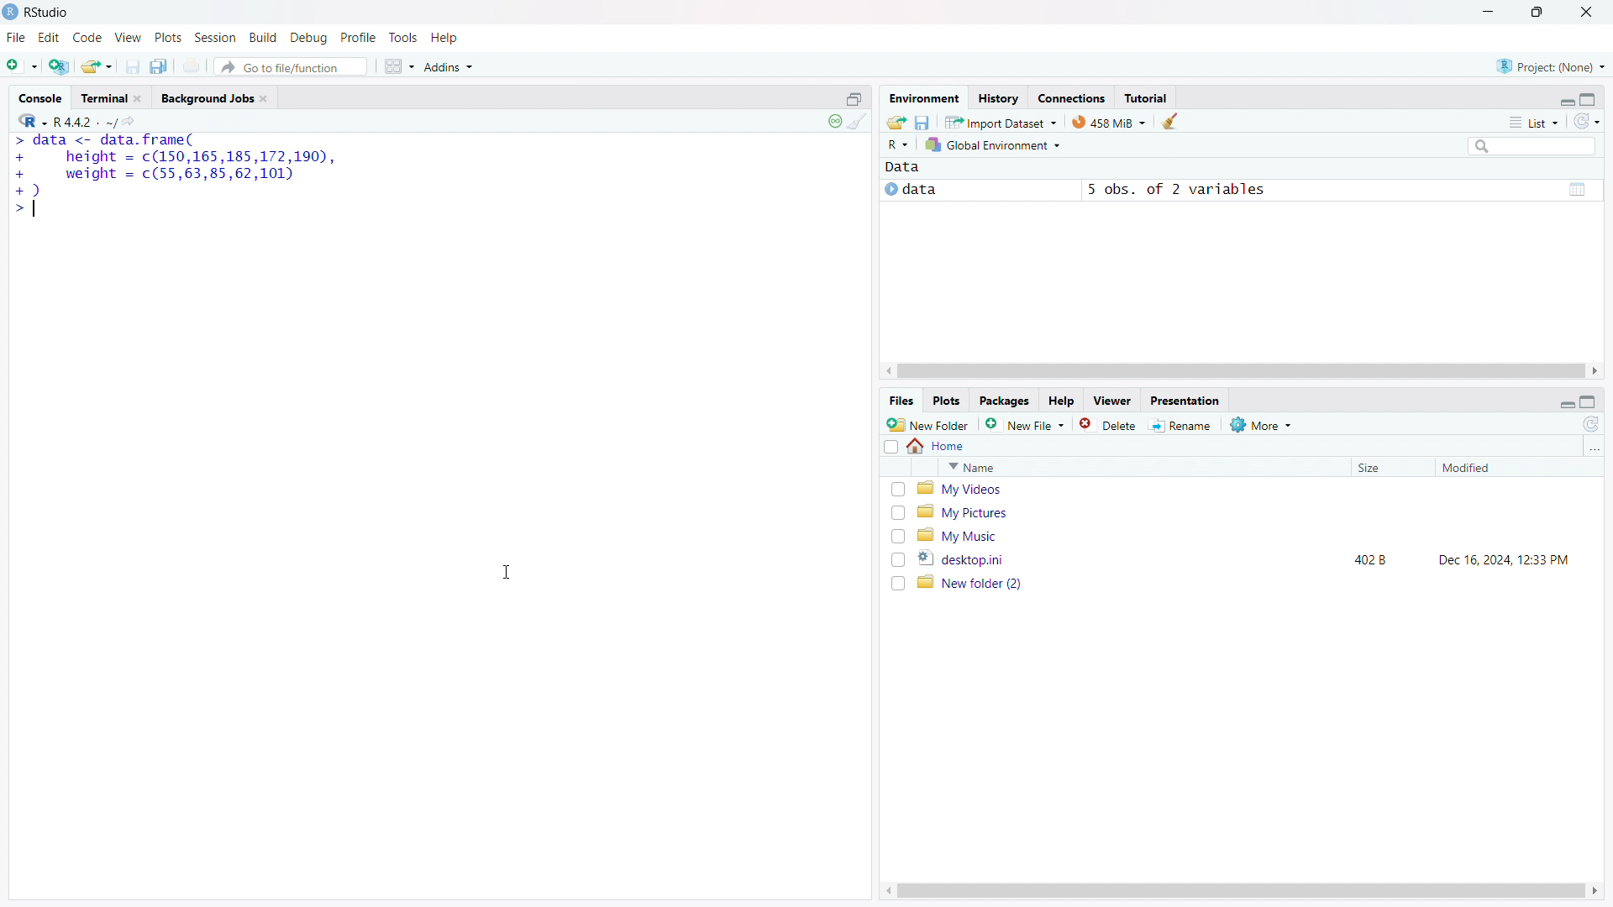  What do you see at coordinates (103, 141) in the screenshot?
I see `> data <- data.trame(` at bounding box center [103, 141].